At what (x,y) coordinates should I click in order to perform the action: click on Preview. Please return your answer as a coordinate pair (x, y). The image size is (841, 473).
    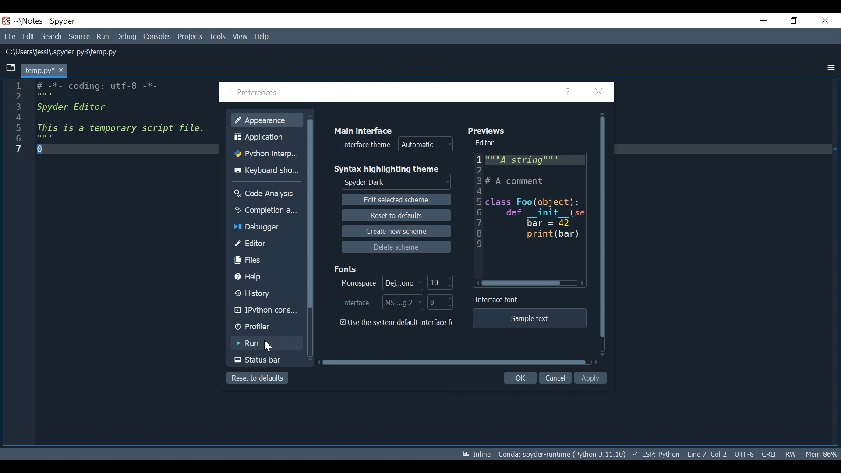
    Looking at the image, I should click on (485, 131).